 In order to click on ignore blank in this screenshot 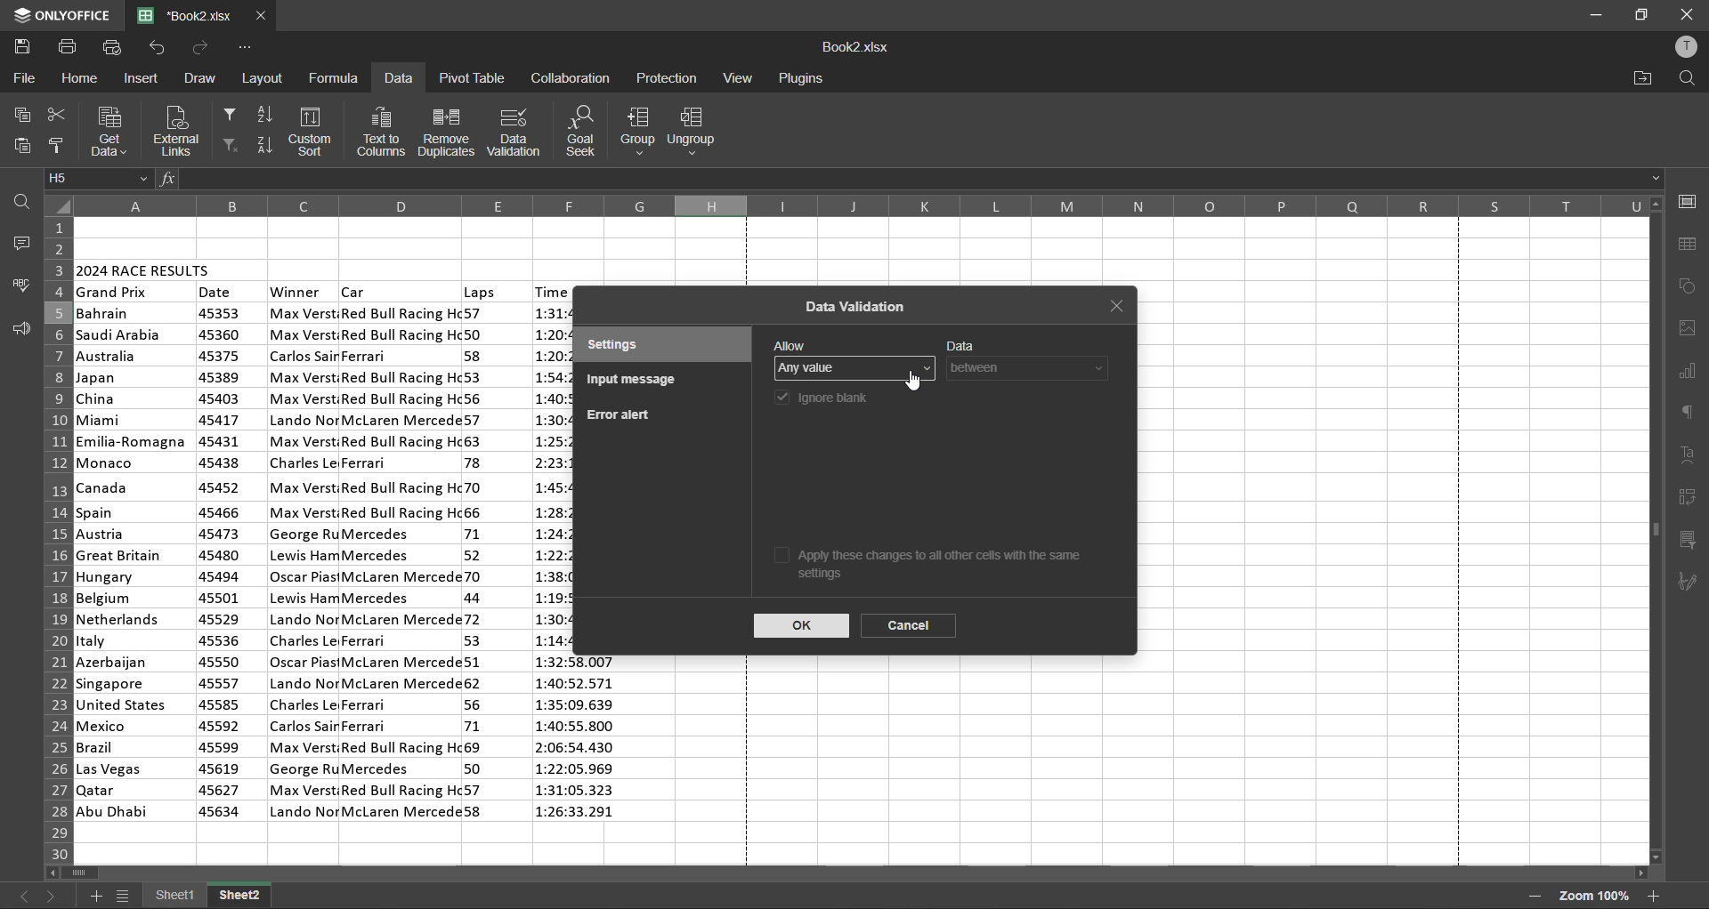, I will do `click(835, 398)`.